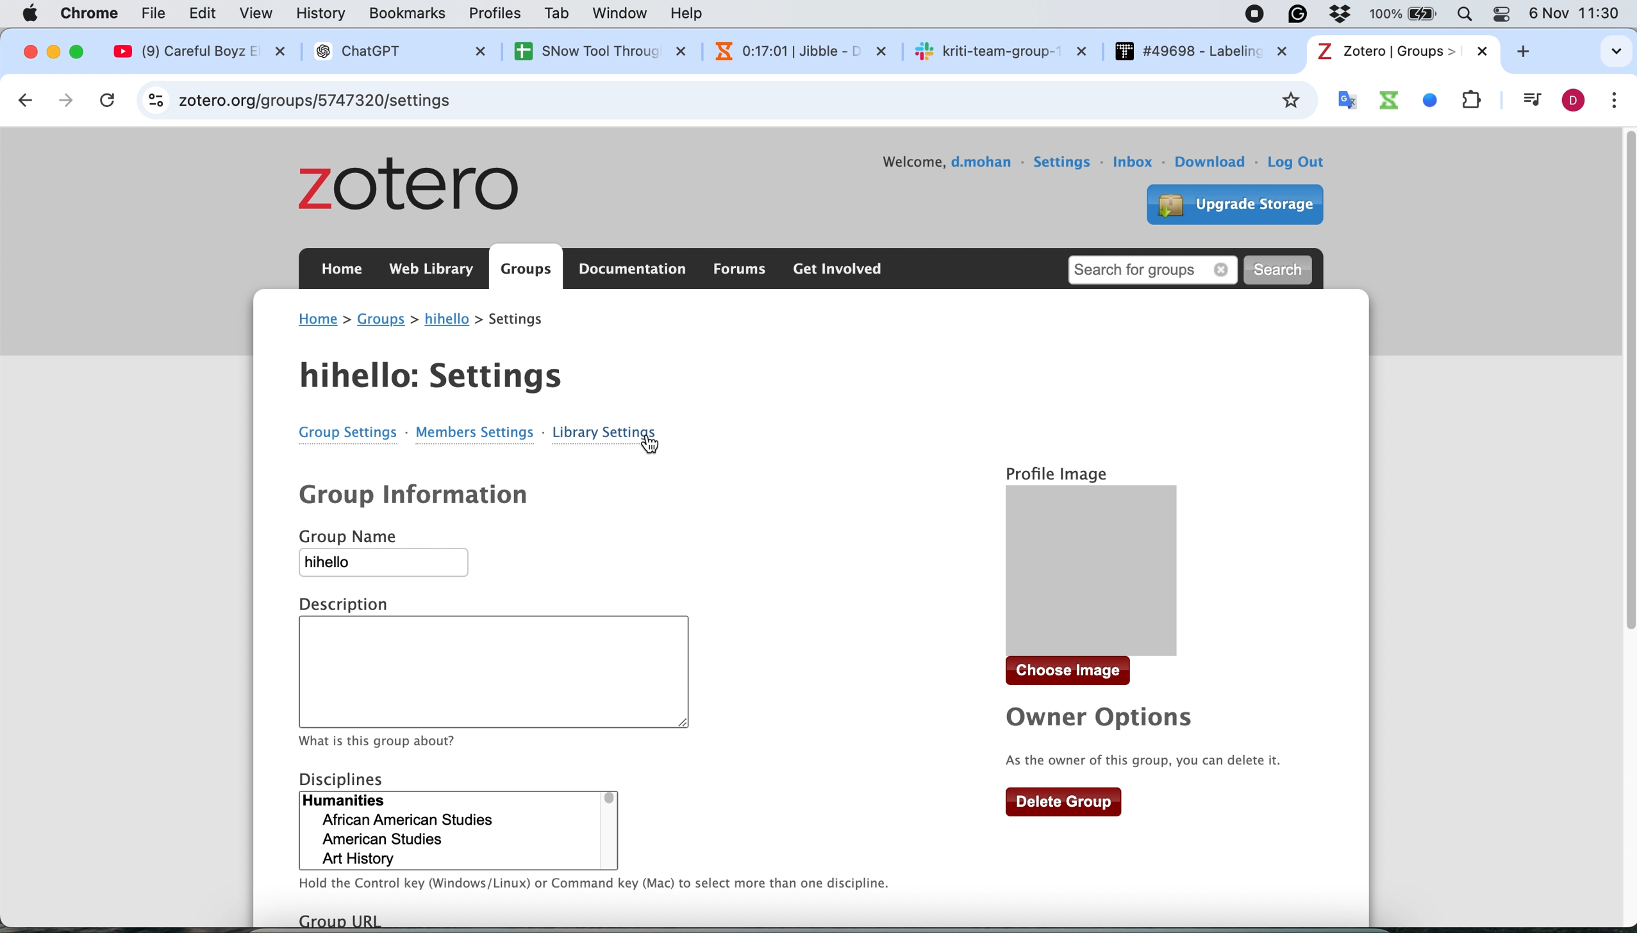 The height and width of the screenshot is (933, 1637). I want to click on home, so click(341, 272).